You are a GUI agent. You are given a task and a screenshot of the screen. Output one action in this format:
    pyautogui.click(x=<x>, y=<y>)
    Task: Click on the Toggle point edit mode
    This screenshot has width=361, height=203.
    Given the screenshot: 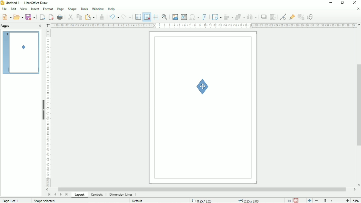 What is the action you would take?
    pyautogui.click(x=282, y=16)
    